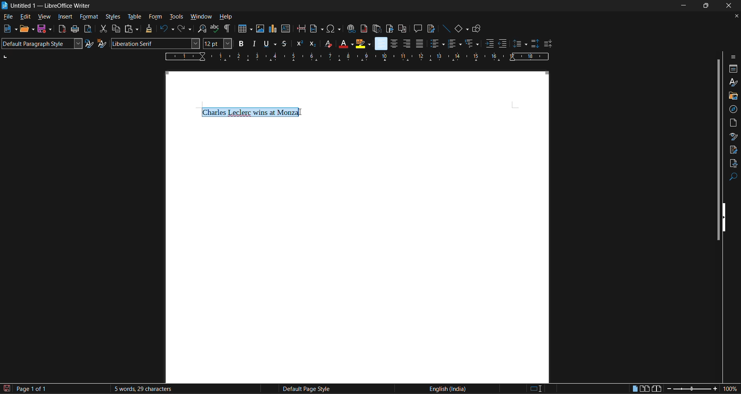 The width and height of the screenshot is (741, 394). Describe the element at coordinates (489, 44) in the screenshot. I see `increase indent` at that location.